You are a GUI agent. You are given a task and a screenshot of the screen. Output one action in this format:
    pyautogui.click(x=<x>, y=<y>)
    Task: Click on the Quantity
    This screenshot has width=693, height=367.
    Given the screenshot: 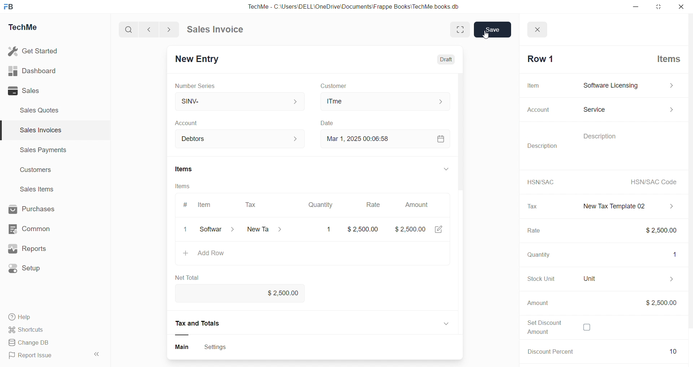 What is the action you would take?
    pyautogui.click(x=536, y=256)
    